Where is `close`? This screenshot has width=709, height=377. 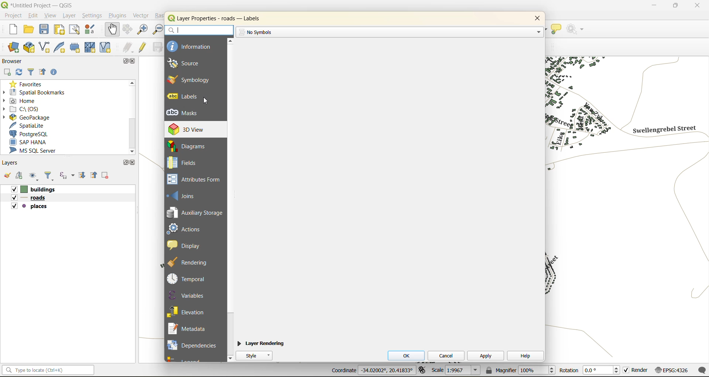
close is located at coordinates (535, 19).